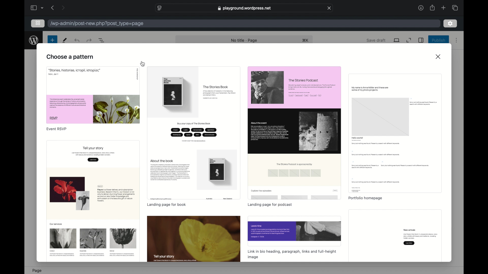  What do you see at coordinates (34, 40) in the screenshot?
I see `wordpress` at bounding box center [34, 40].